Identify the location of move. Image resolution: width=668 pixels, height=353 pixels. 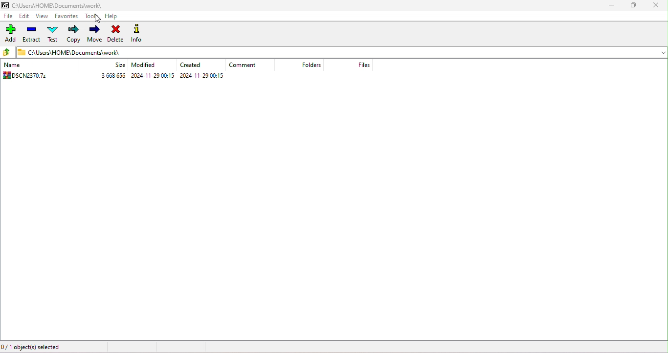
(94, 34).